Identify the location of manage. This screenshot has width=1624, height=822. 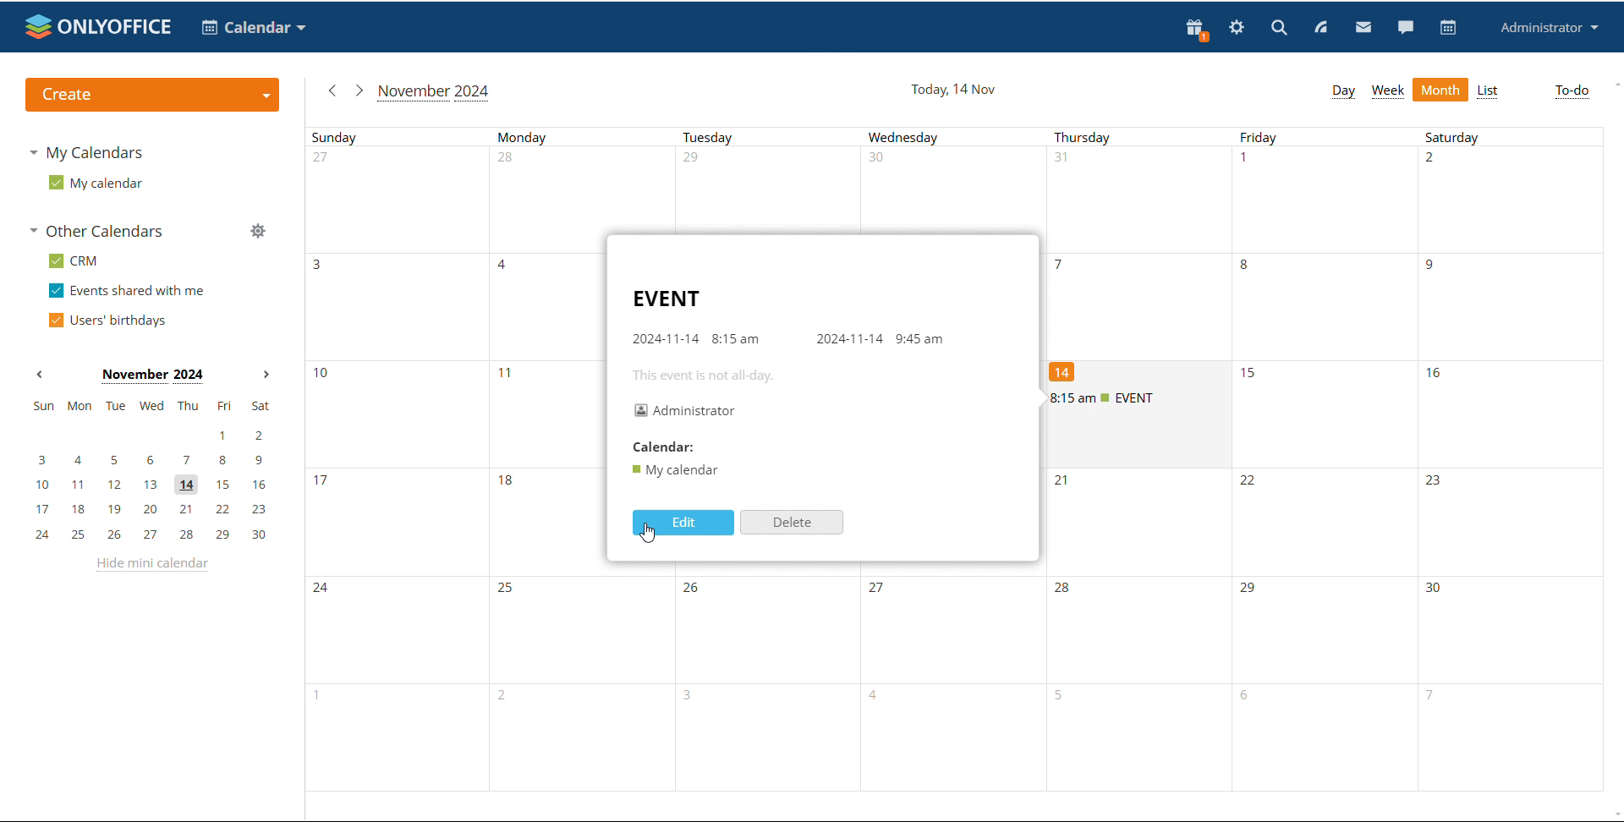
(258, 231).